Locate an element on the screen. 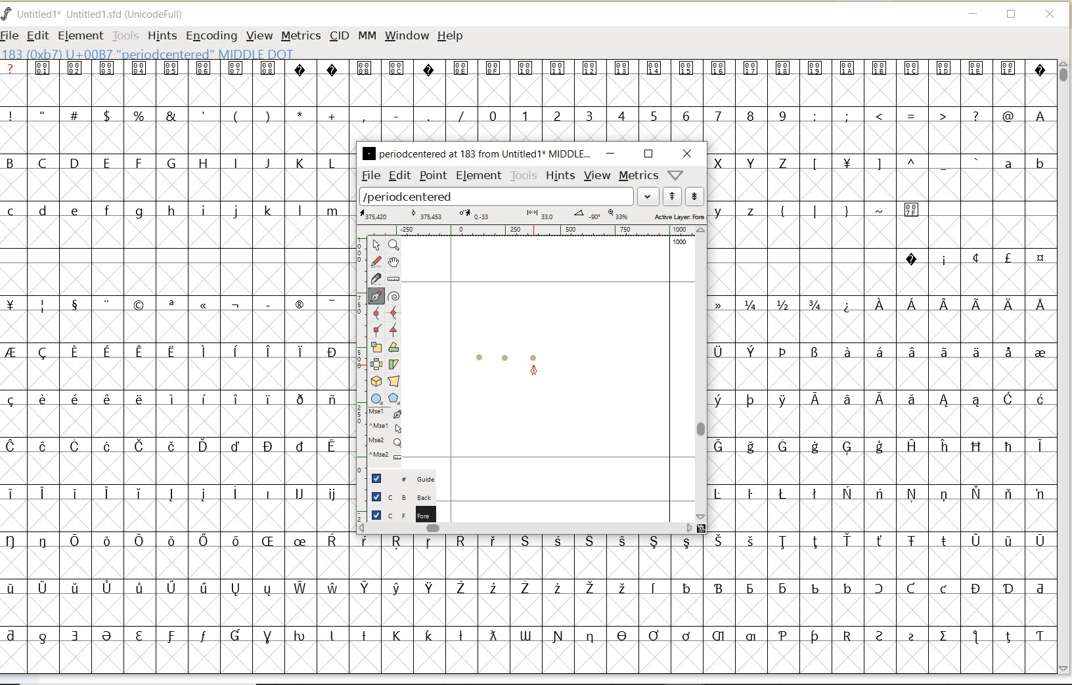 The height and width of the screenshot is (685, 1072). measure a distance, angle between points is located at coordinates (393, 279).